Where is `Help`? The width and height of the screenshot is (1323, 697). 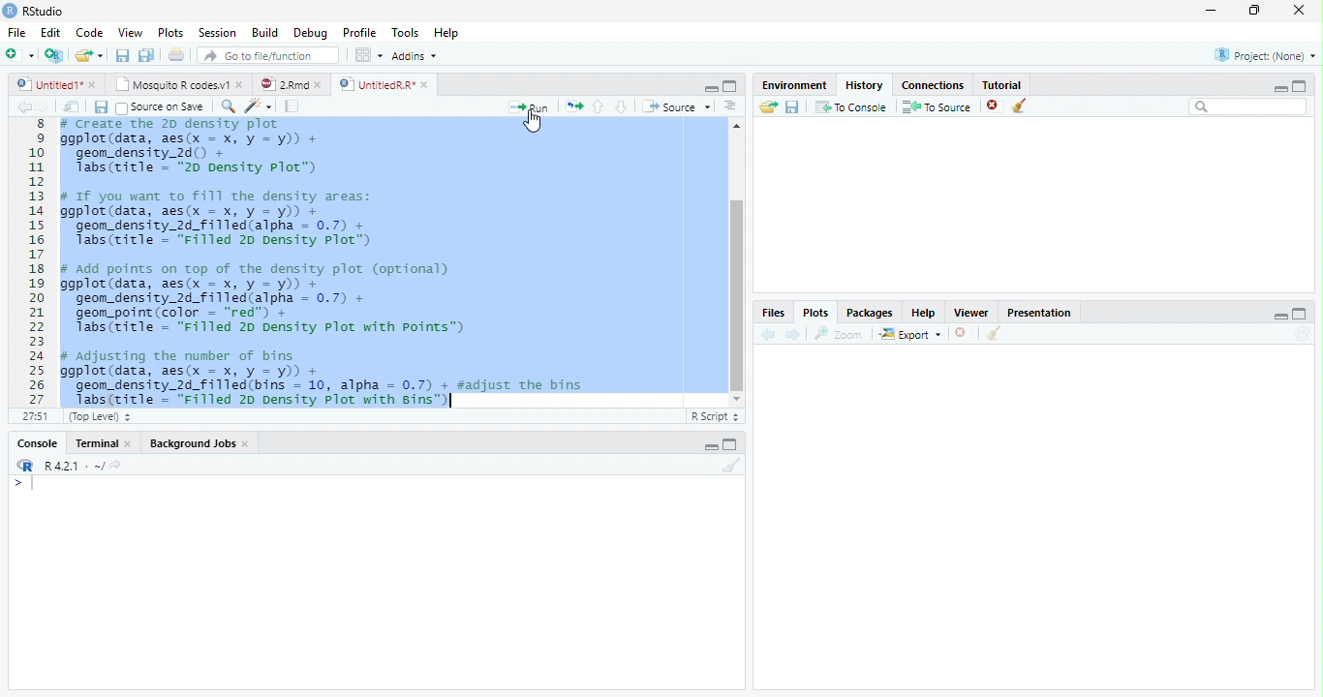
Help is located at coordinates (923, 315).